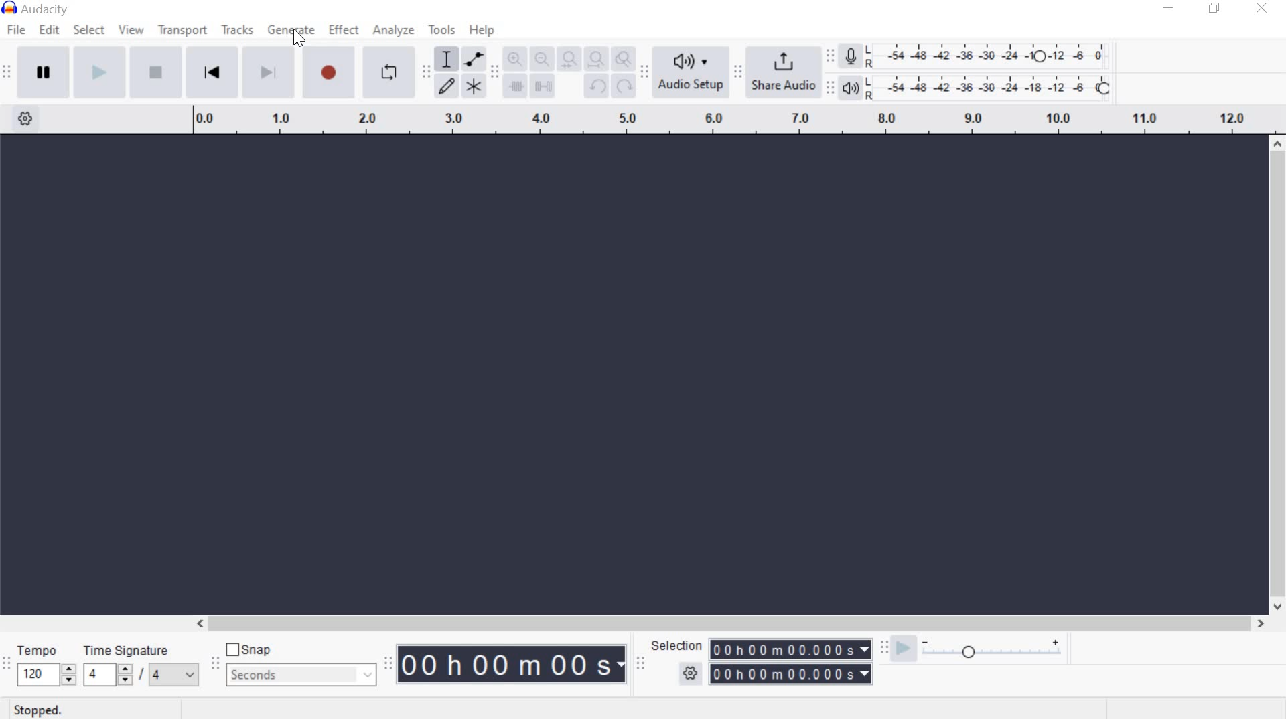 The width and height of the screenshot is (1286, 719). I want to click on Zoom In, so click(514, 58).